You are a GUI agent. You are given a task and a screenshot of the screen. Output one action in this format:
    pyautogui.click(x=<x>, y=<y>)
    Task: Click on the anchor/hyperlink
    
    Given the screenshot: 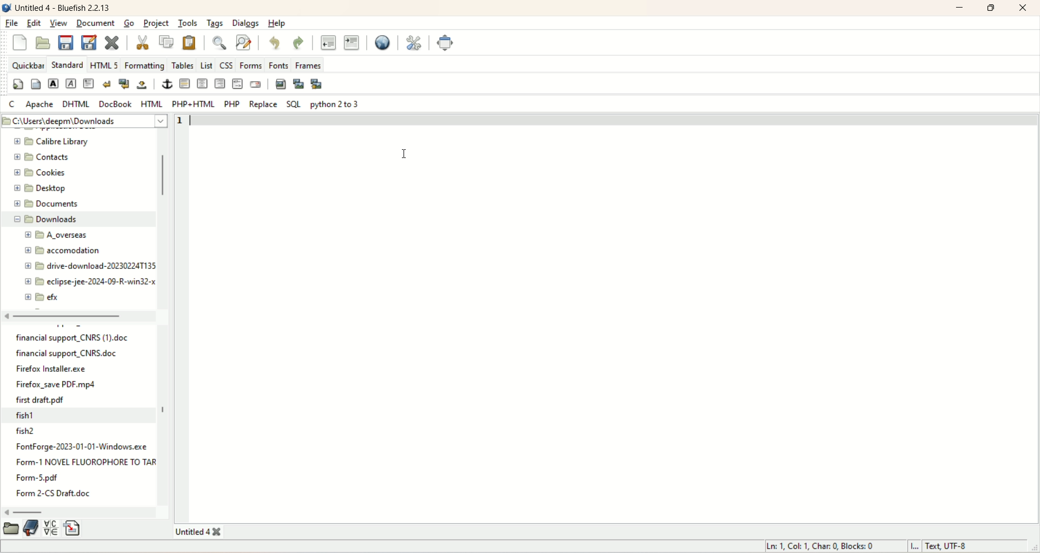 What is the action you would take?
    pyautogui.click(x=165, y=84)
    